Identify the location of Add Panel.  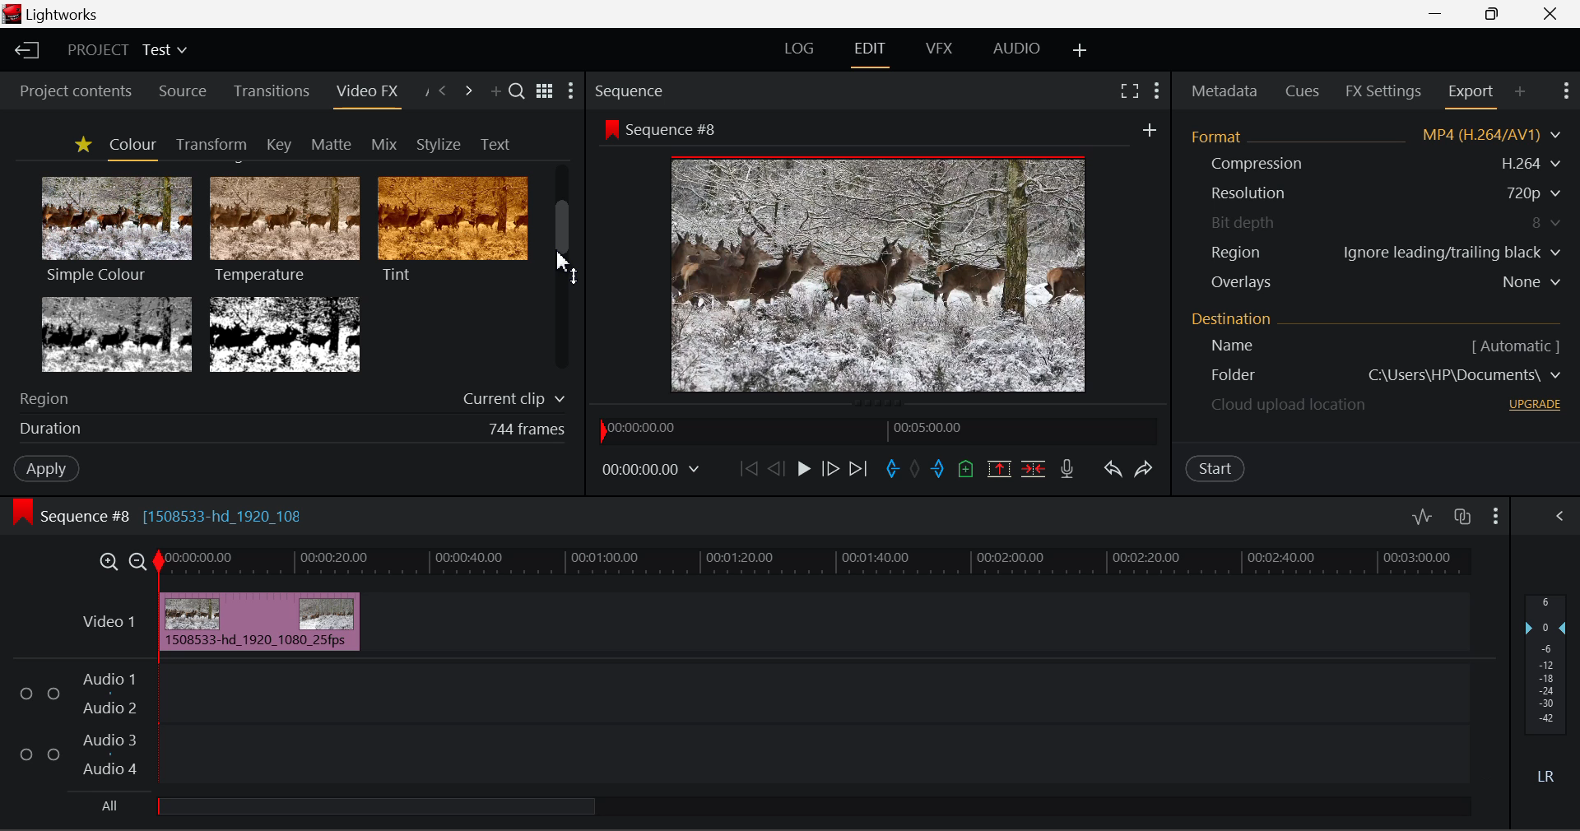
(494, 91).